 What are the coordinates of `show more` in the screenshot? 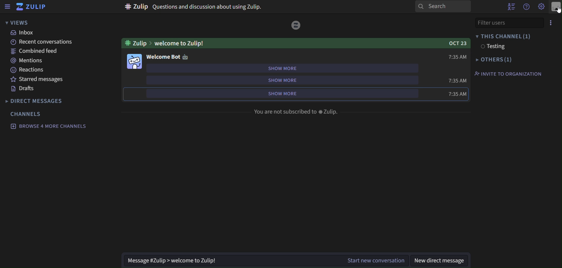 It's located at (282, 93).